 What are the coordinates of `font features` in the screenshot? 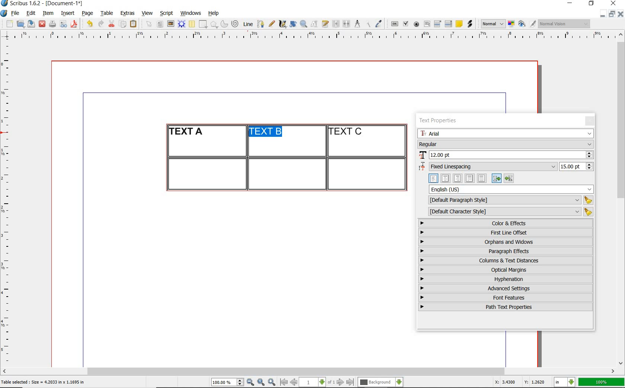 It's located at (506, 297).